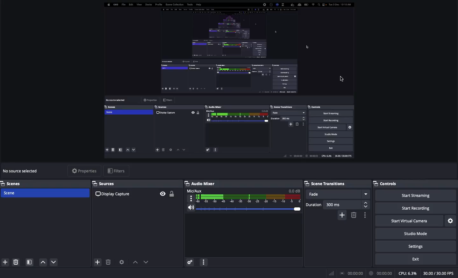  What do you see at coordinates (43, 262) in the screenshot?
I see `Move up` at bounding box center [43, 262].